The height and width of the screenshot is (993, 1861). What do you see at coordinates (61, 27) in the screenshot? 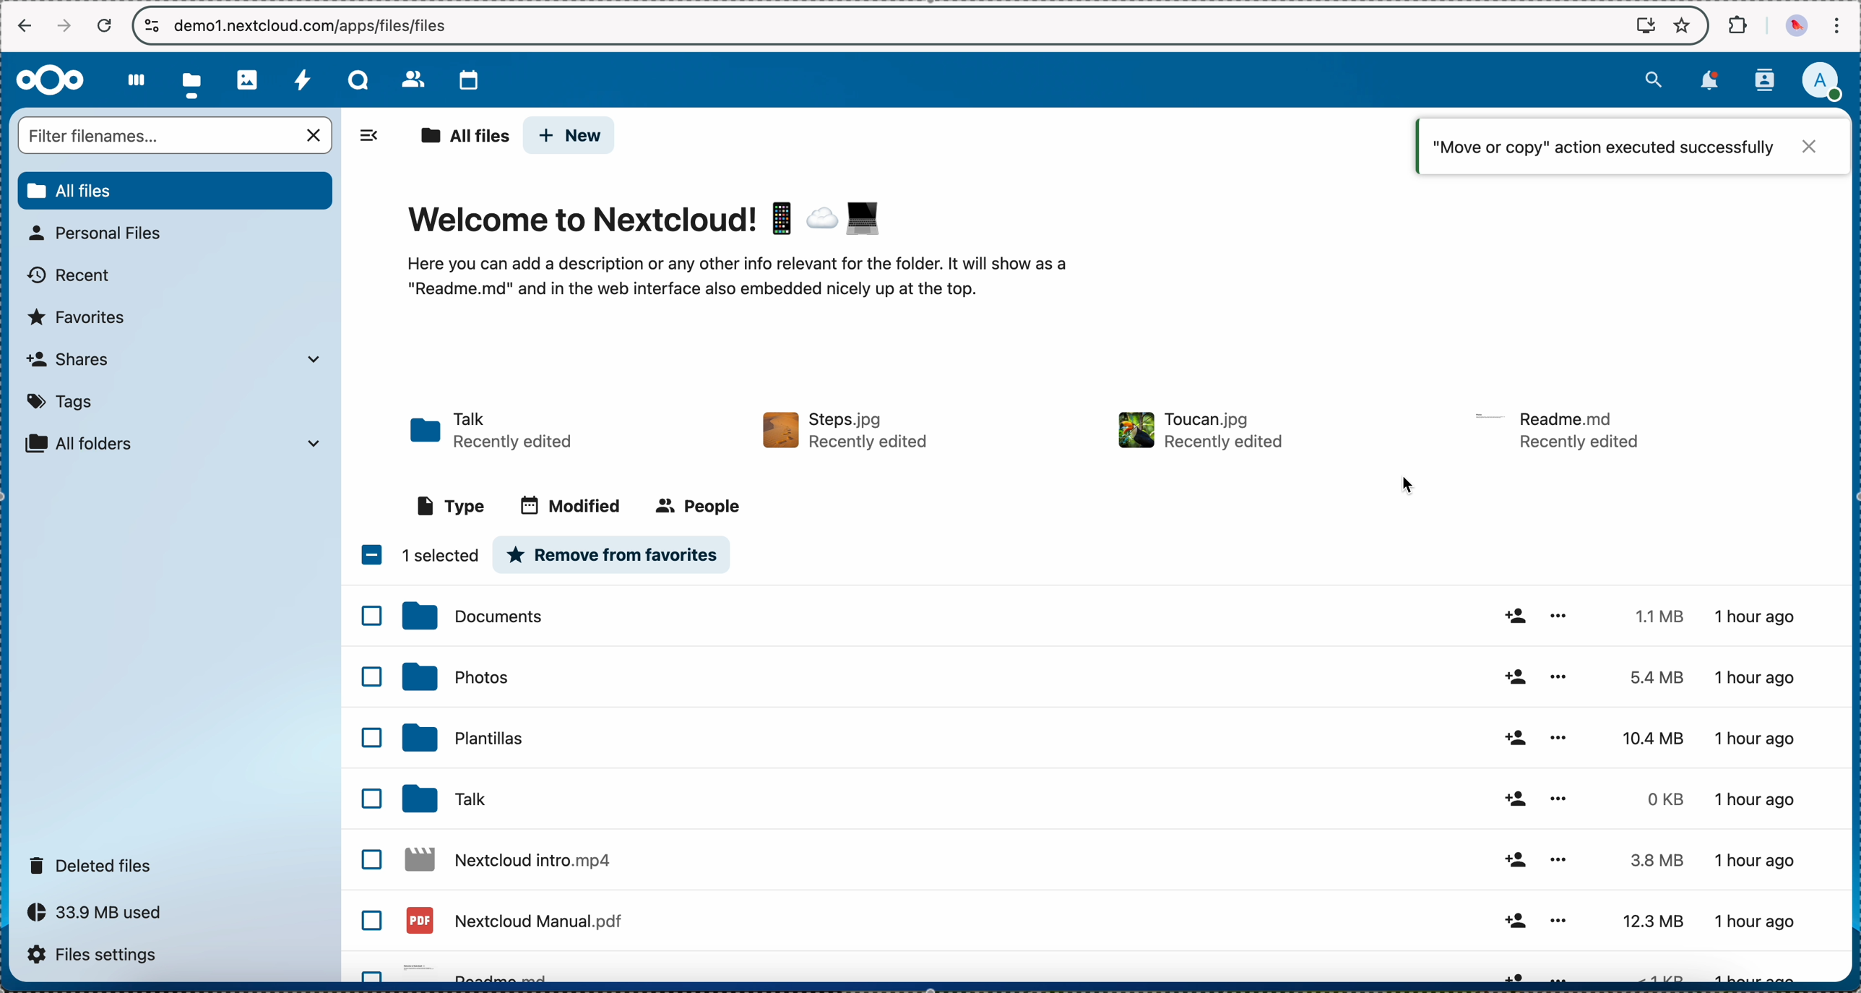
I see `navigate foward` at bounding box center [61, 27].